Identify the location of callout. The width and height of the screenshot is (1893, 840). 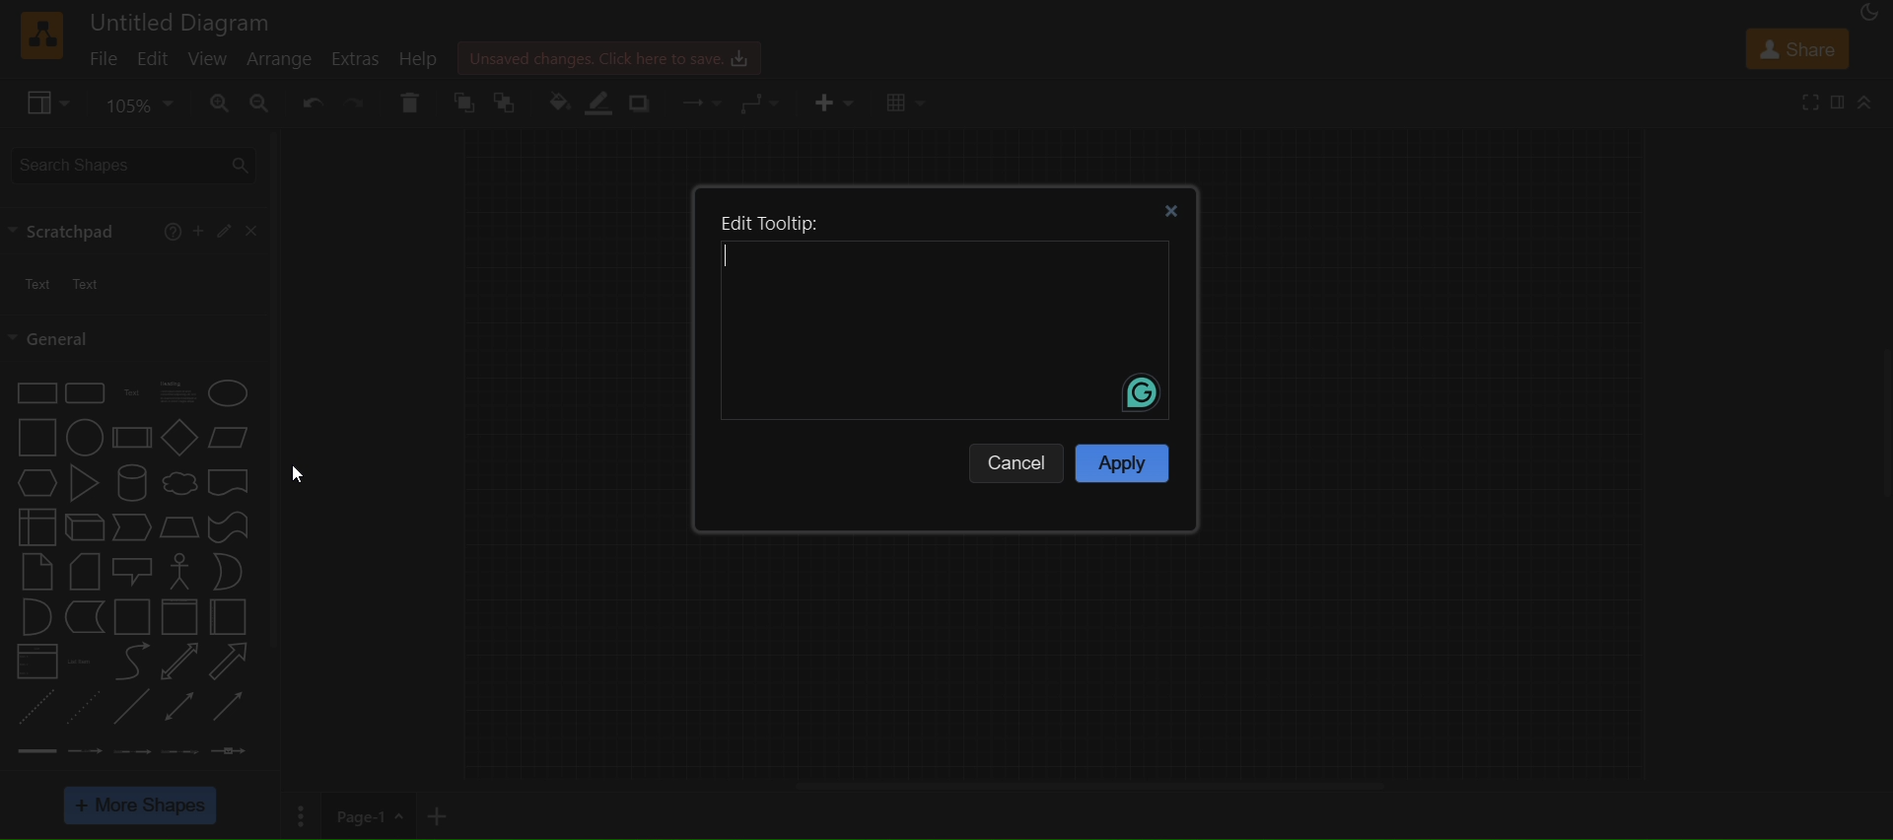
(178, 572).